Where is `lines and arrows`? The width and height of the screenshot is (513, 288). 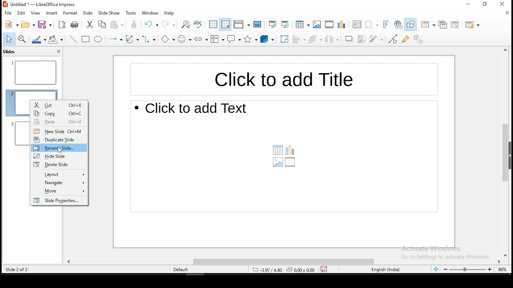 lines and arrows is located at coordinates (115, 38).